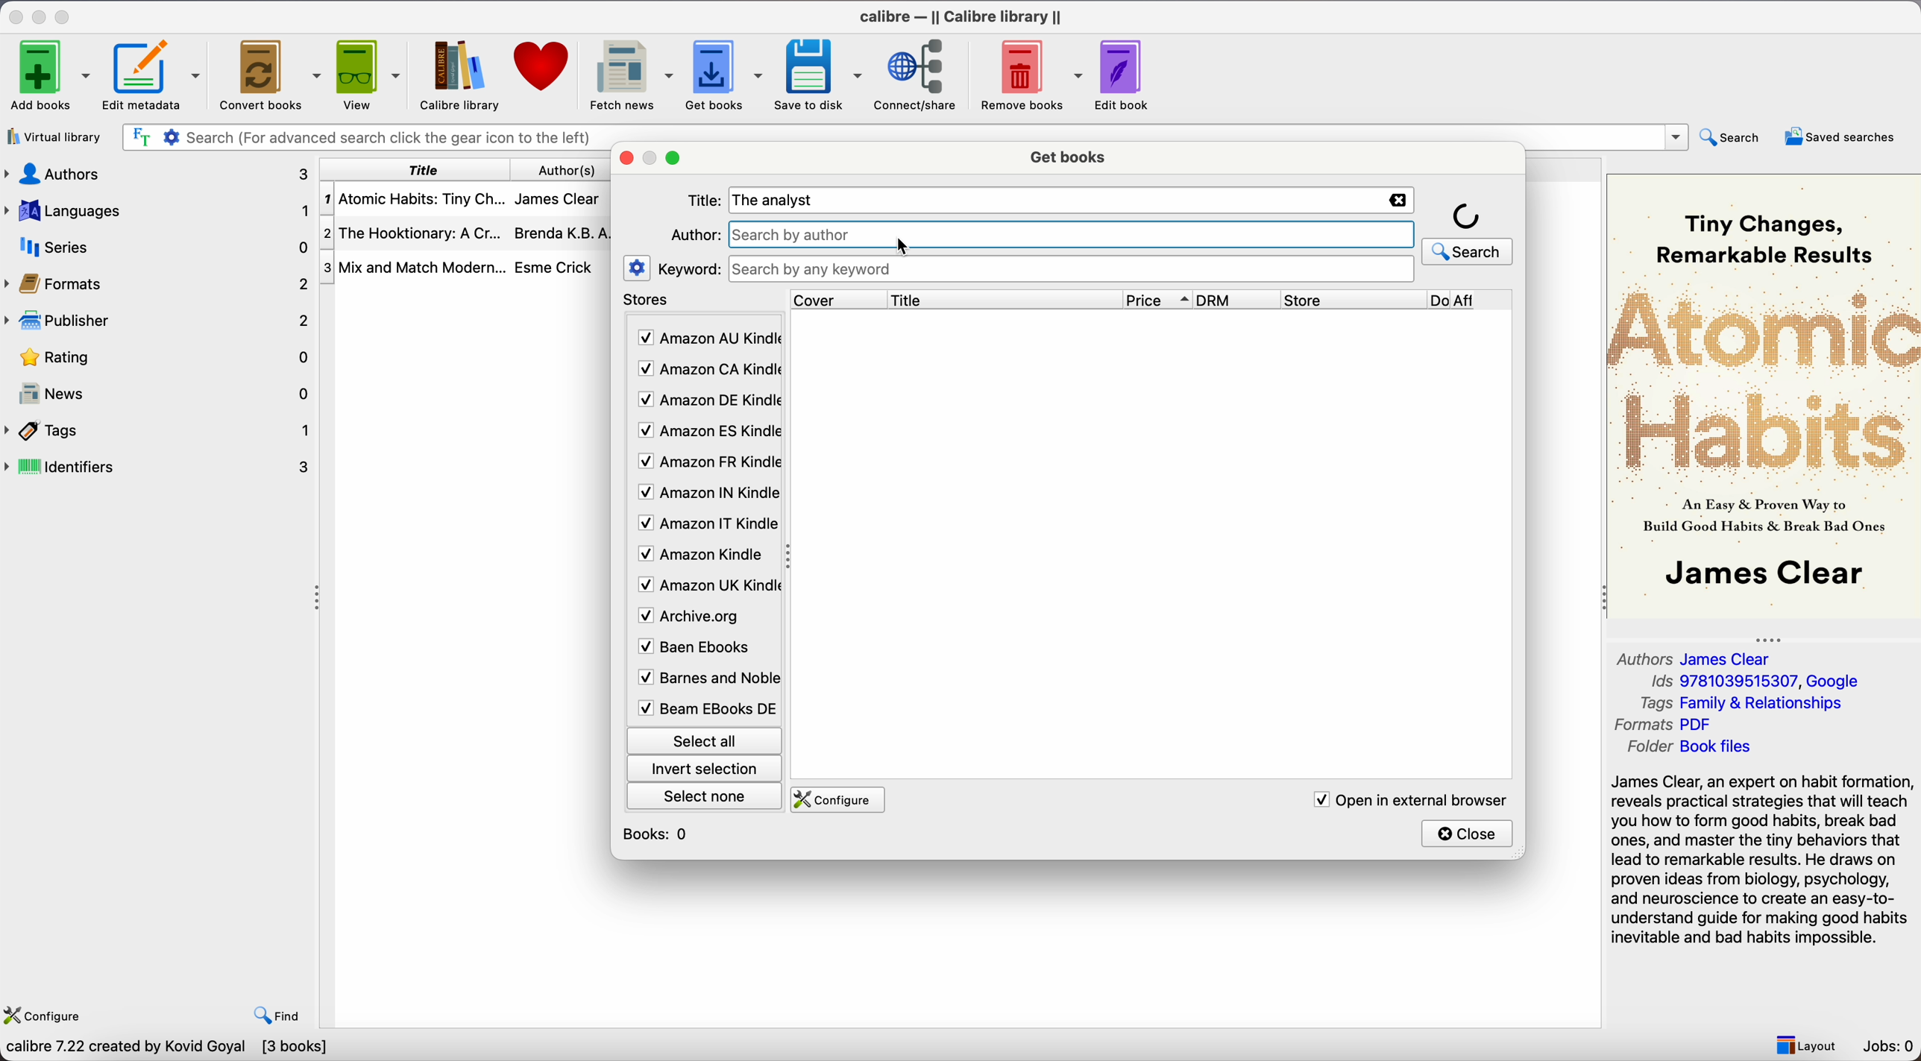  I want to click on close, so click(1468, 833).